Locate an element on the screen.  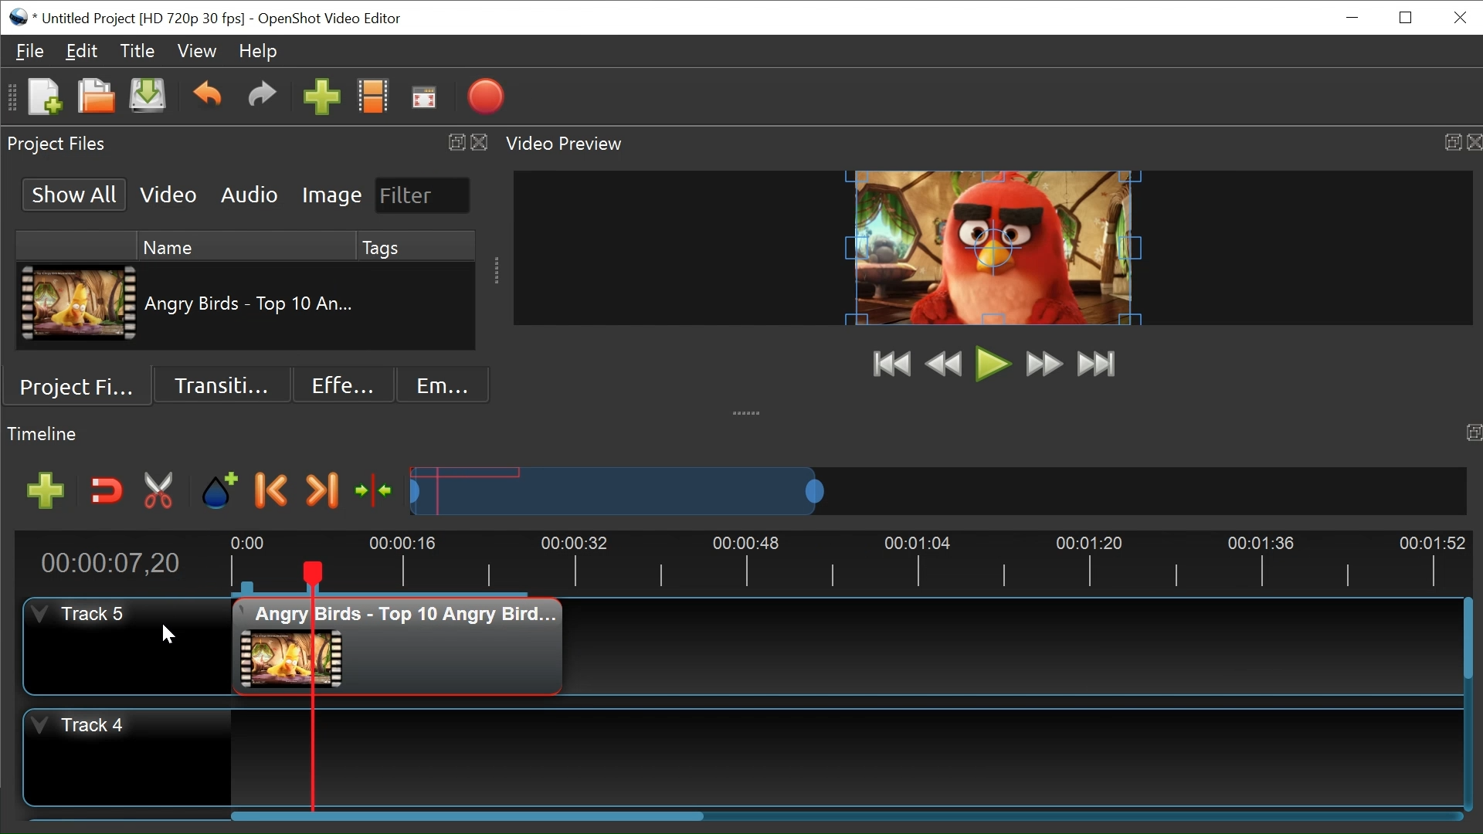
Razor is located at coordinates (160, 491).